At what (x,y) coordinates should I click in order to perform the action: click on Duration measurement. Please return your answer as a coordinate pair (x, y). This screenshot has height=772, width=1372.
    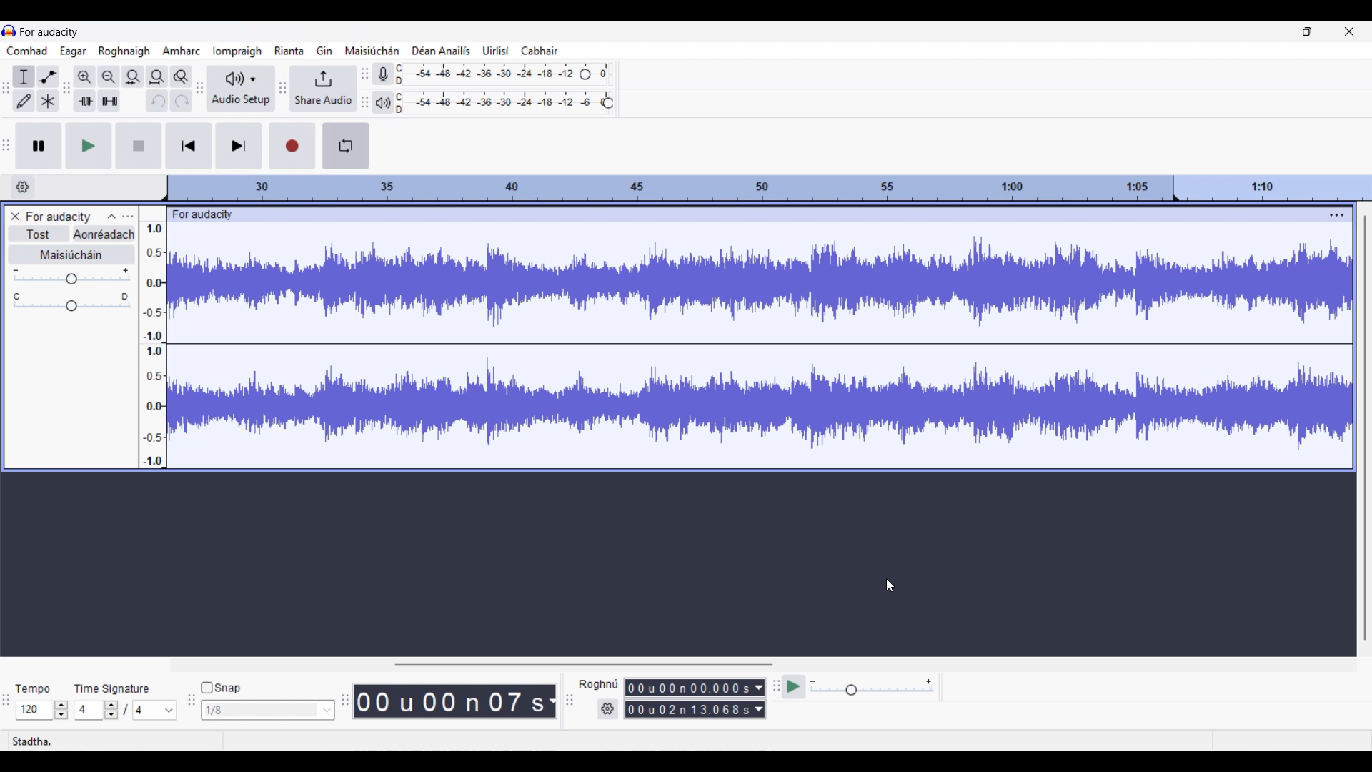
    Looking at the image, I should click on (762, 698).